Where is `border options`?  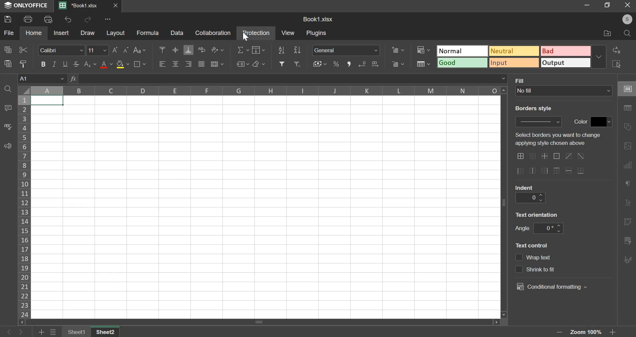
border options is located at coordinates (581, 156).